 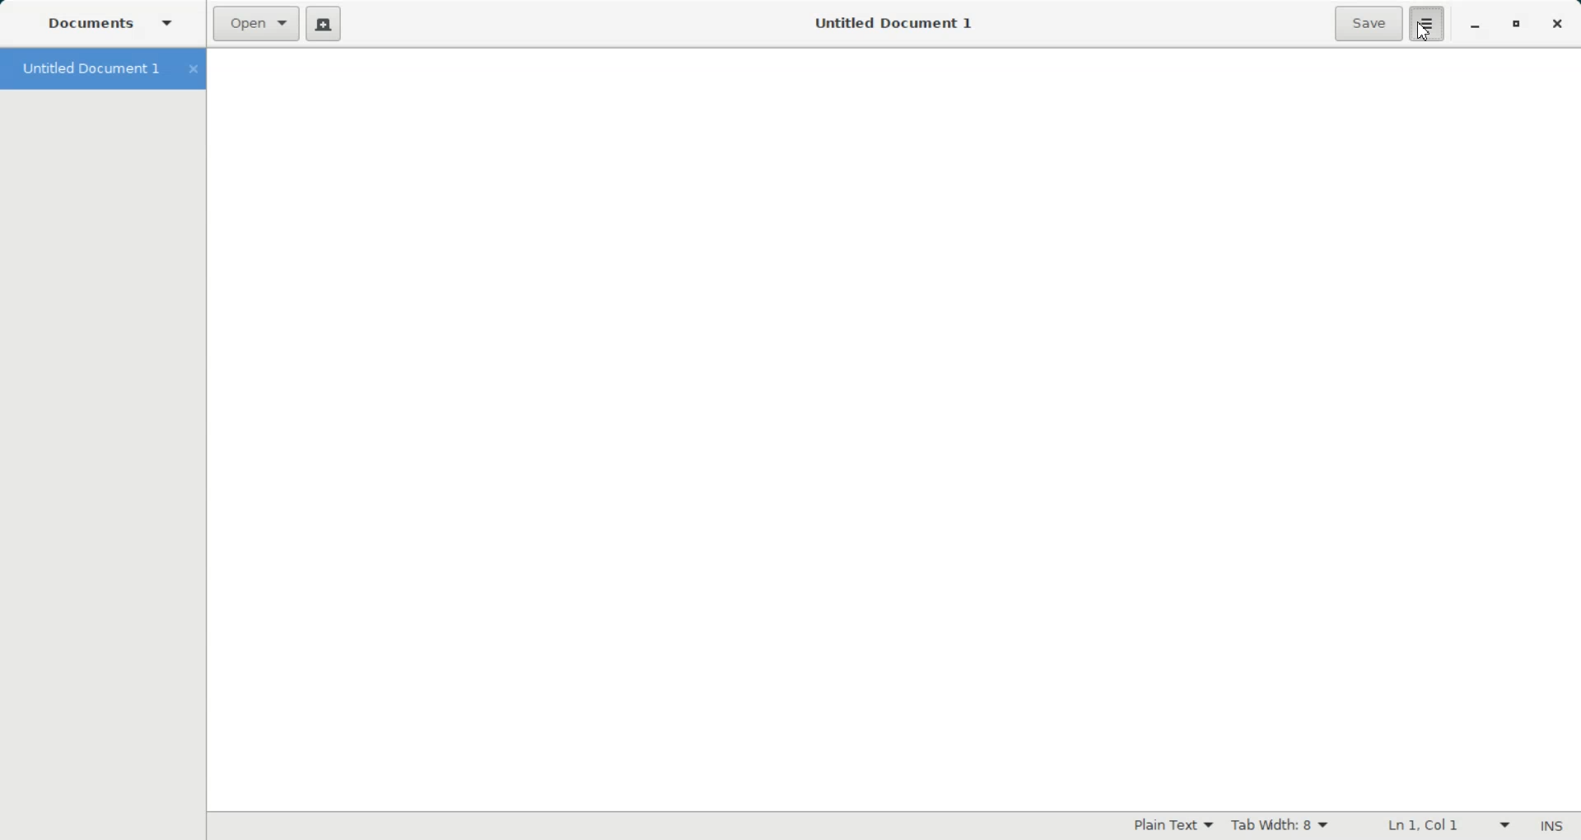 What do you see at coordinates (1420, 34) in the screenshot?
I see `Cursor` at bounding box center [1420, 34].